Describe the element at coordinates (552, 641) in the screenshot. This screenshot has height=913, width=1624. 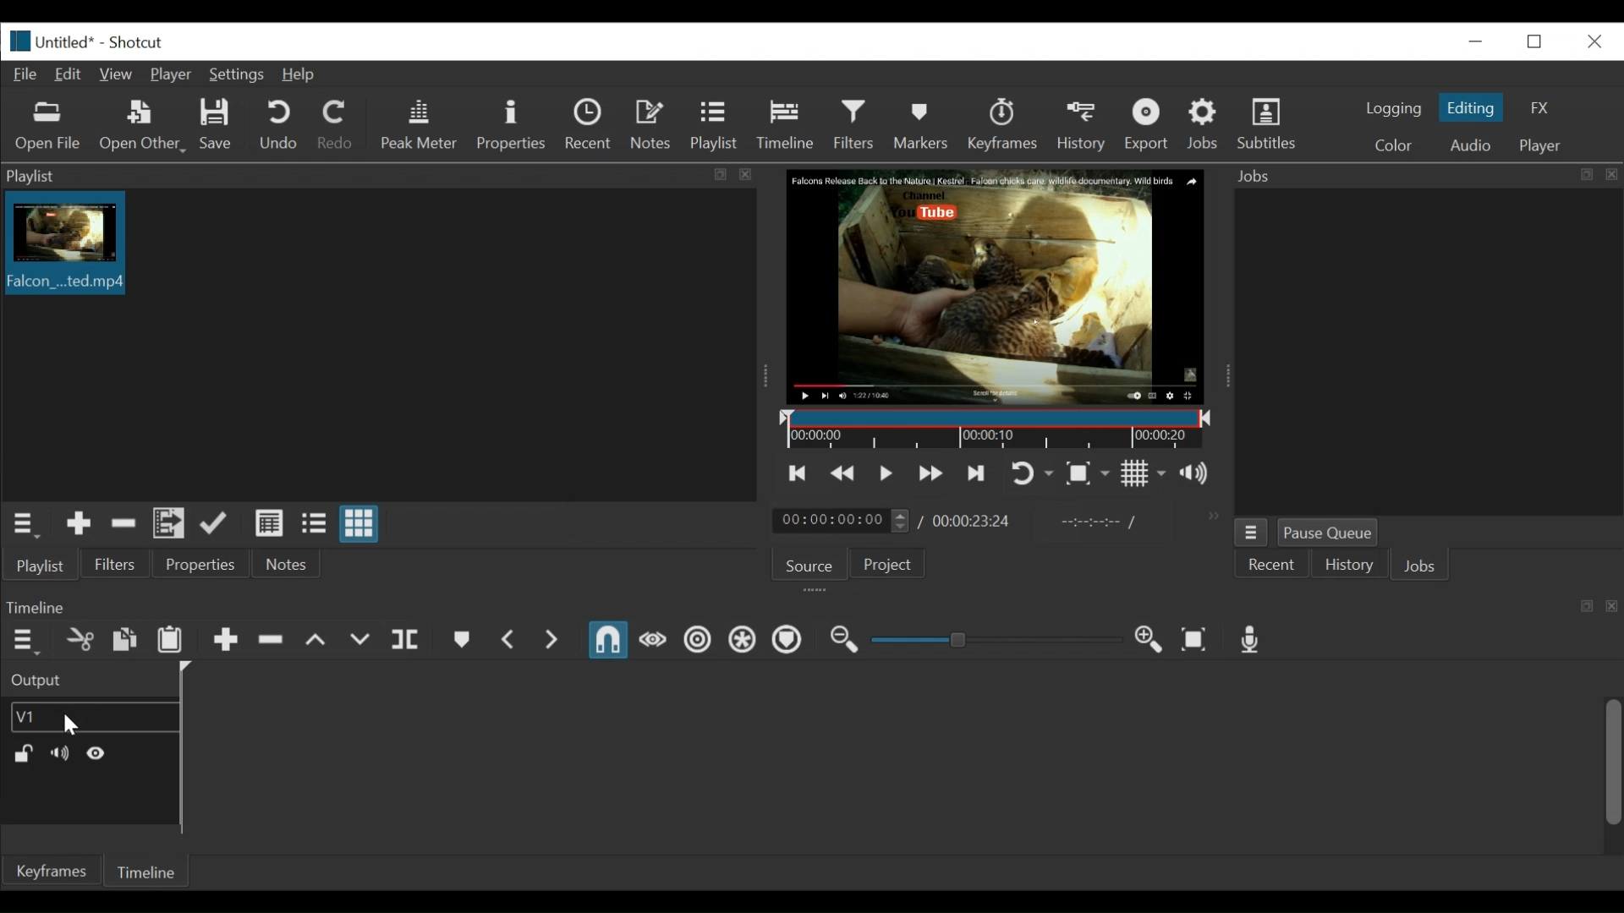
I see `Next Marker` at that location.